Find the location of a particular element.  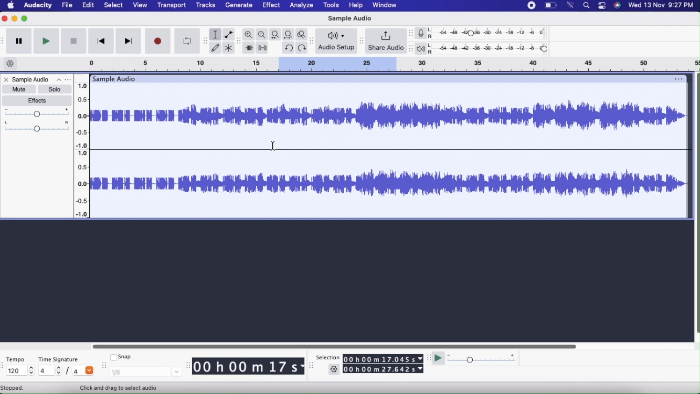

Slider is located at coordinates (333, 345).